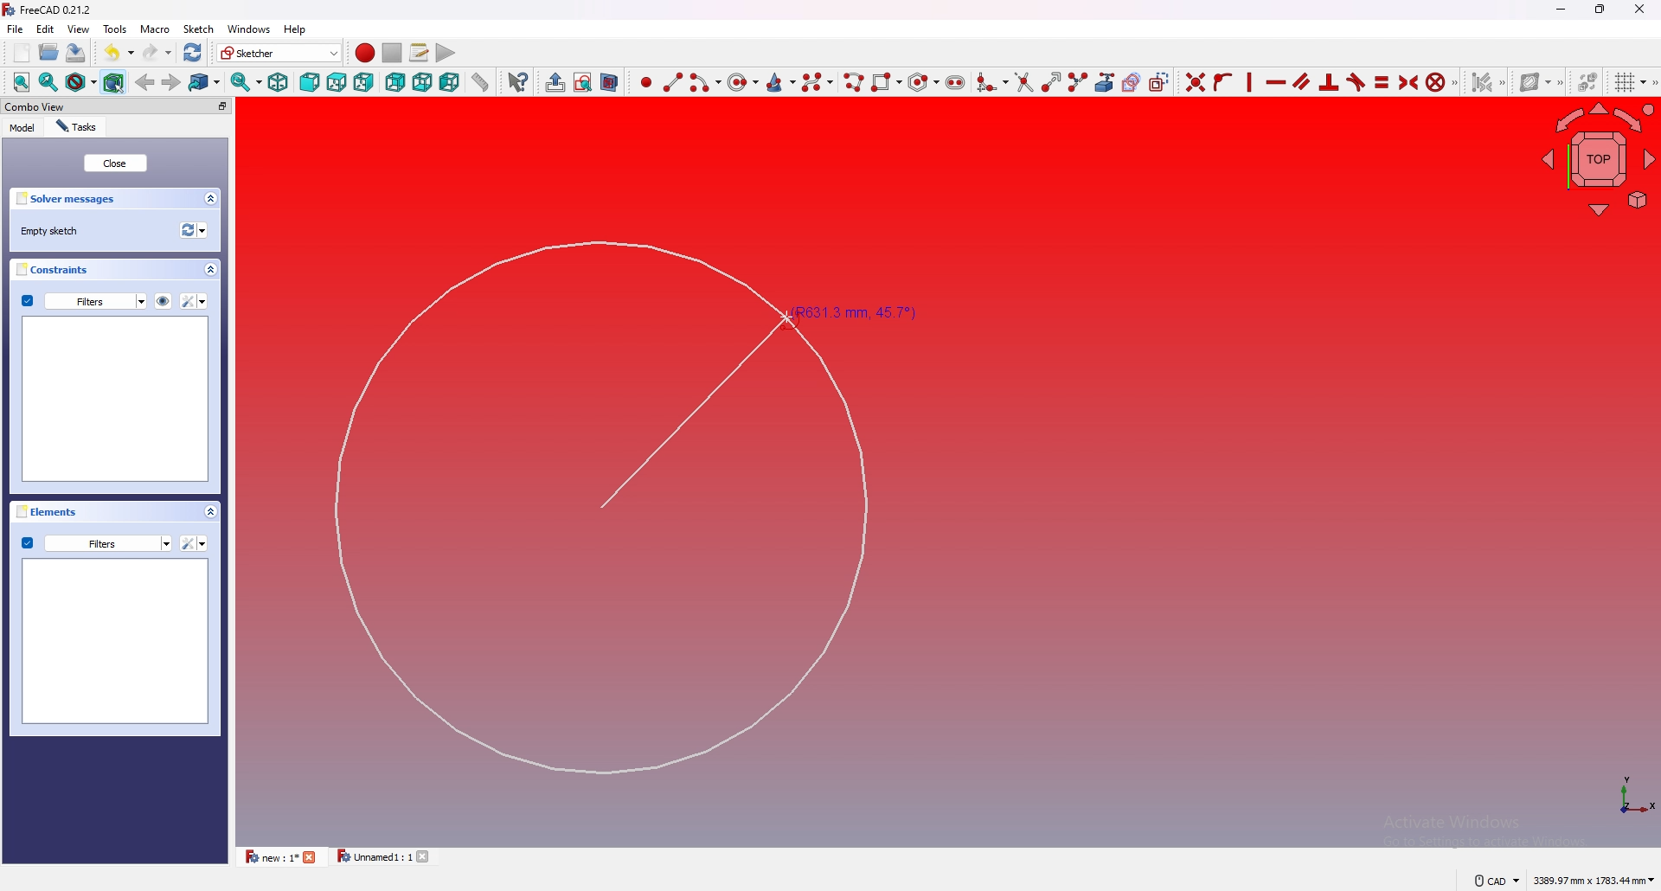  Describe the element at coordinates (957, 83) in the screenshot. I see `create slot` at that location.